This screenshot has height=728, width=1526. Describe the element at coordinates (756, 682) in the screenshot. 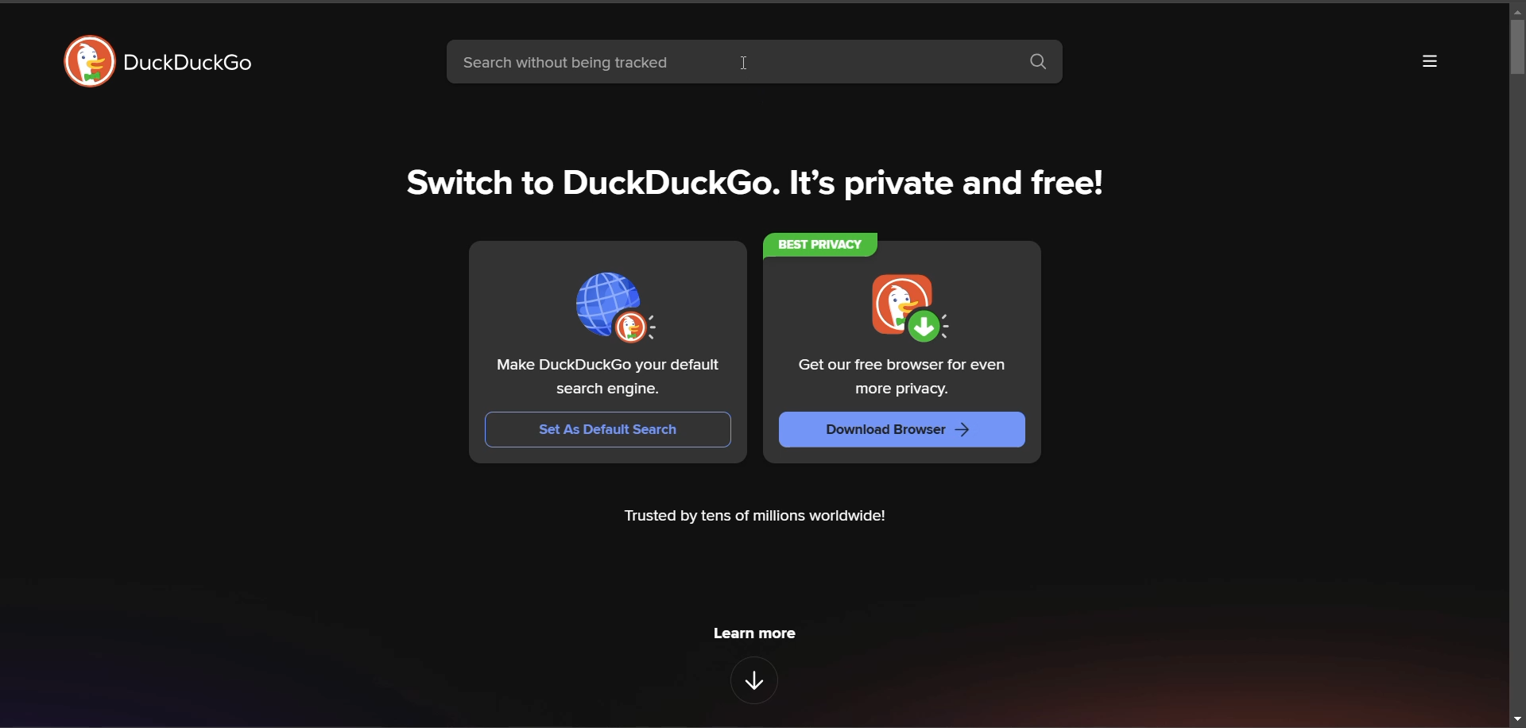

I see `features` at that location.